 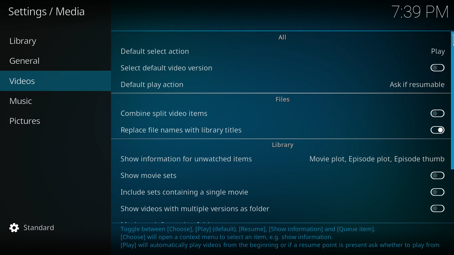 What do you see at coordinates (201, 208) in the screenshot?
I see `show videos` at bounding box center [201, 208].